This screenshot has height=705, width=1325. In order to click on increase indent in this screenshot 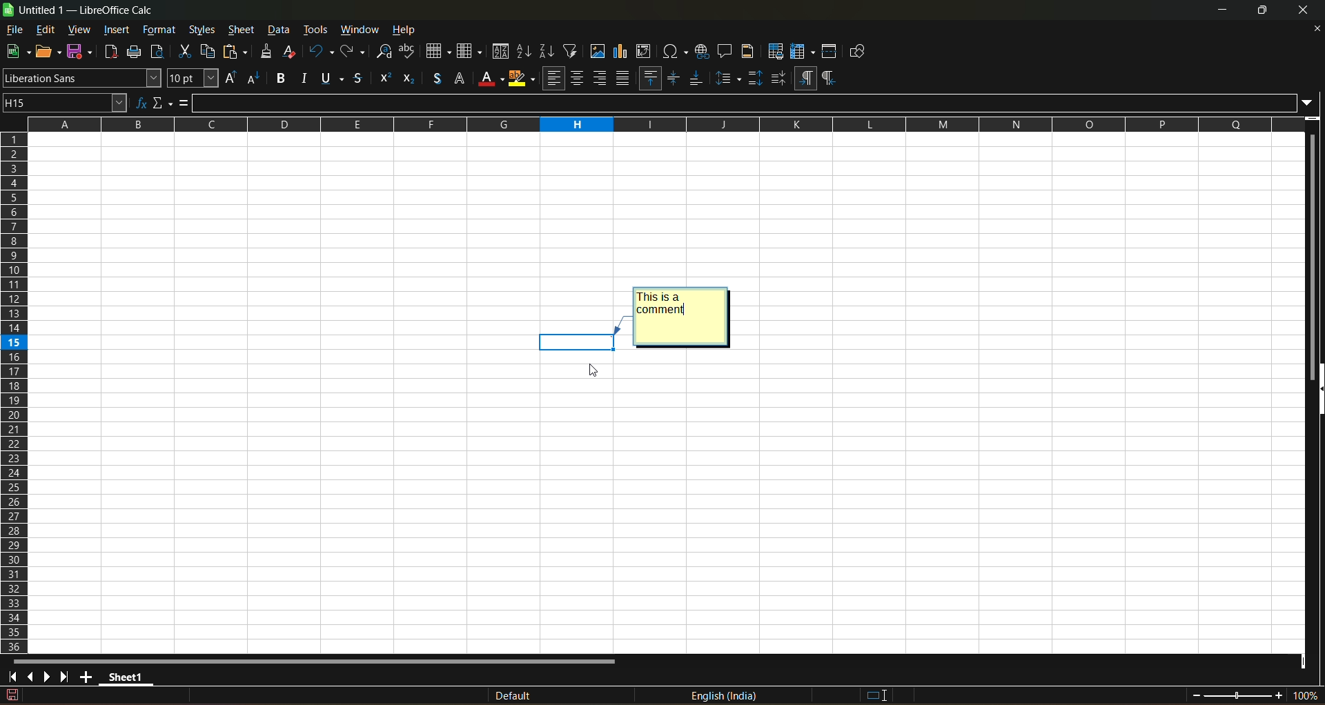, I will do `click(789, 77)`.